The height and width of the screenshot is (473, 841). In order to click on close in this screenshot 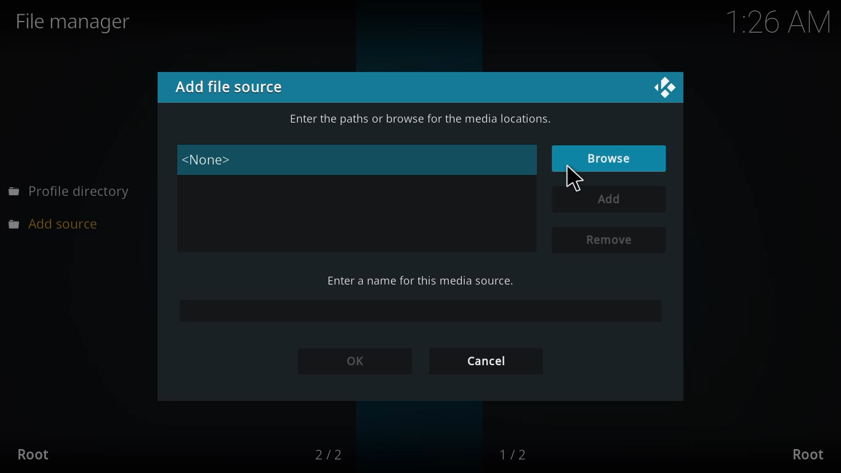, I will do `click(664, 85)`.